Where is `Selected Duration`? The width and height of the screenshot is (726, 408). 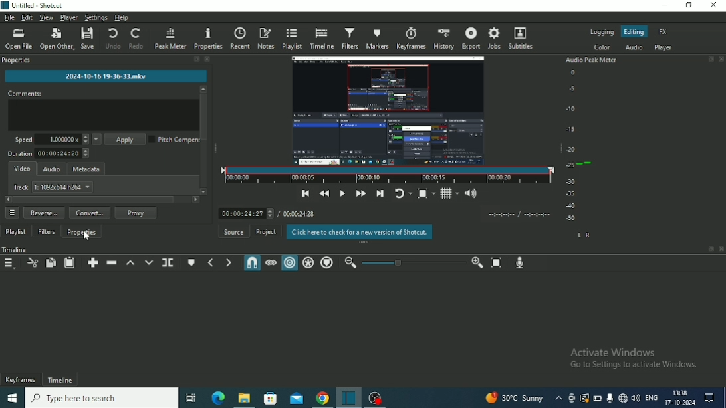
Selected Duration is located at coordinates (537, 215).